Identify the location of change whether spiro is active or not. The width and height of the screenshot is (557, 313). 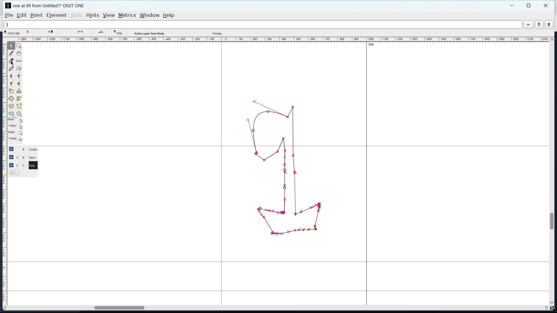
(19, 69).